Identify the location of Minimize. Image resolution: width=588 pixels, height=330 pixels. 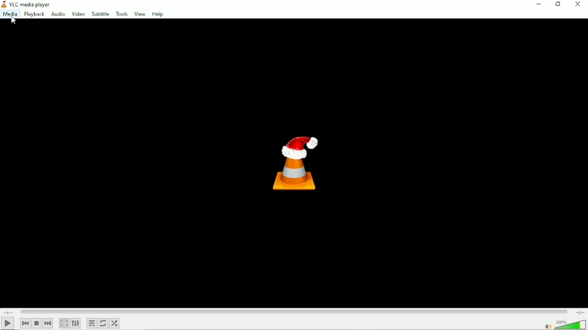
(538, 4).